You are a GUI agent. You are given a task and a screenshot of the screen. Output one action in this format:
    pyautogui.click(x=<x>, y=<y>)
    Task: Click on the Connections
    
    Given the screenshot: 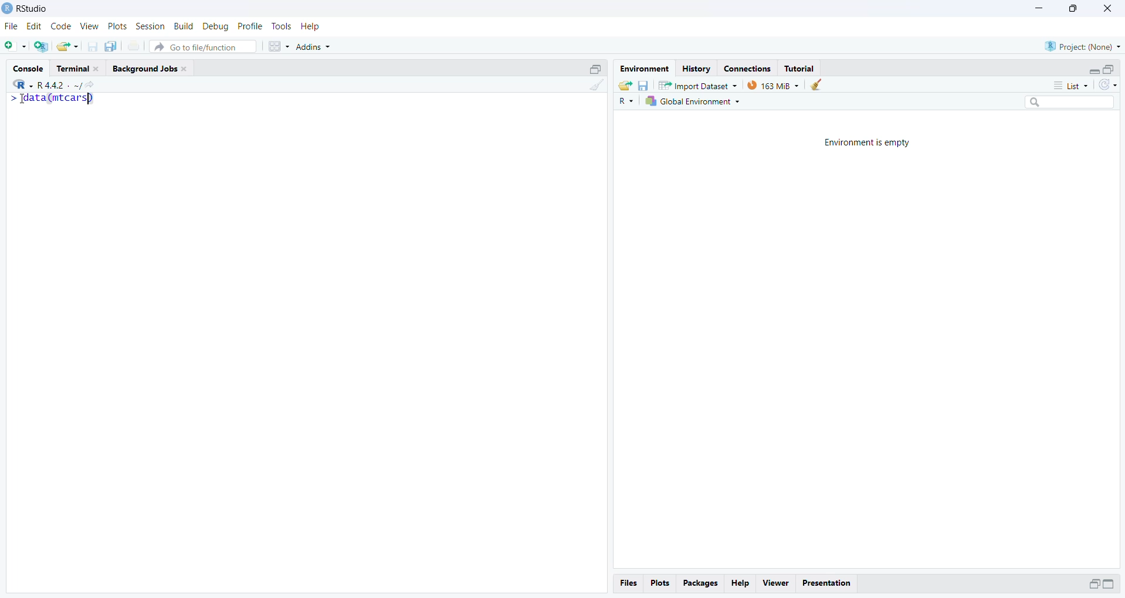 What is the action you would take?
    pyautogui.click(x=748, y=69)
    